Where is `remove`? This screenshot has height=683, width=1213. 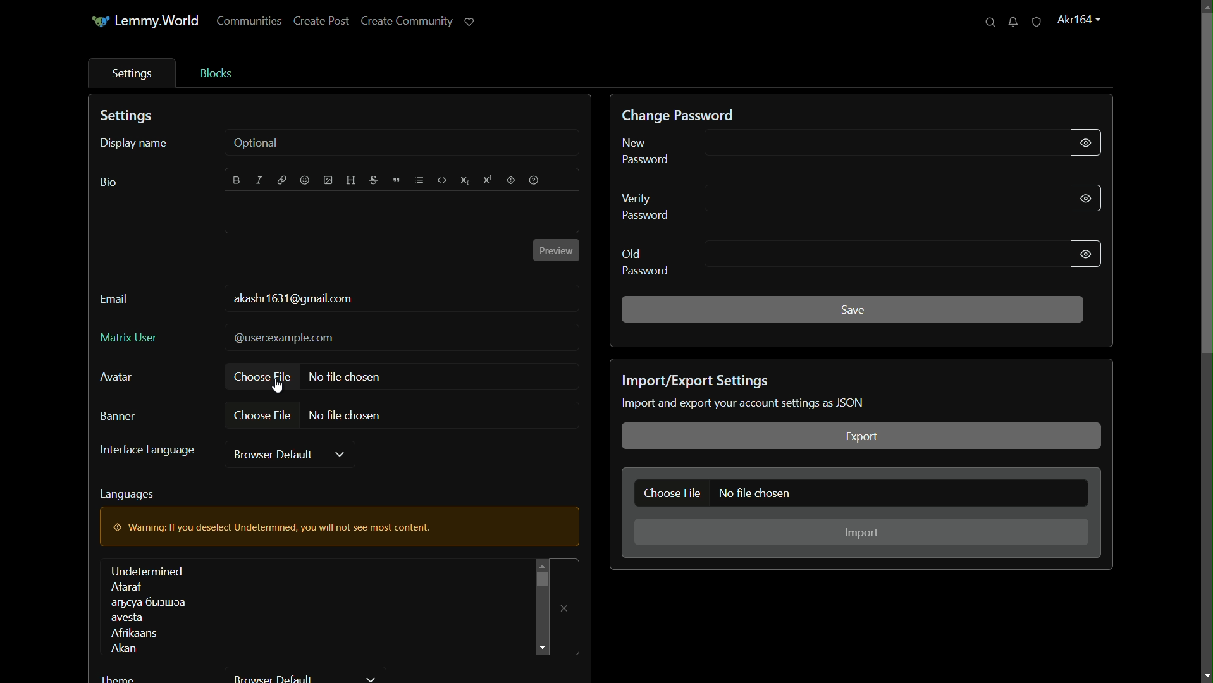
remove is located at coordinates (565, 608).